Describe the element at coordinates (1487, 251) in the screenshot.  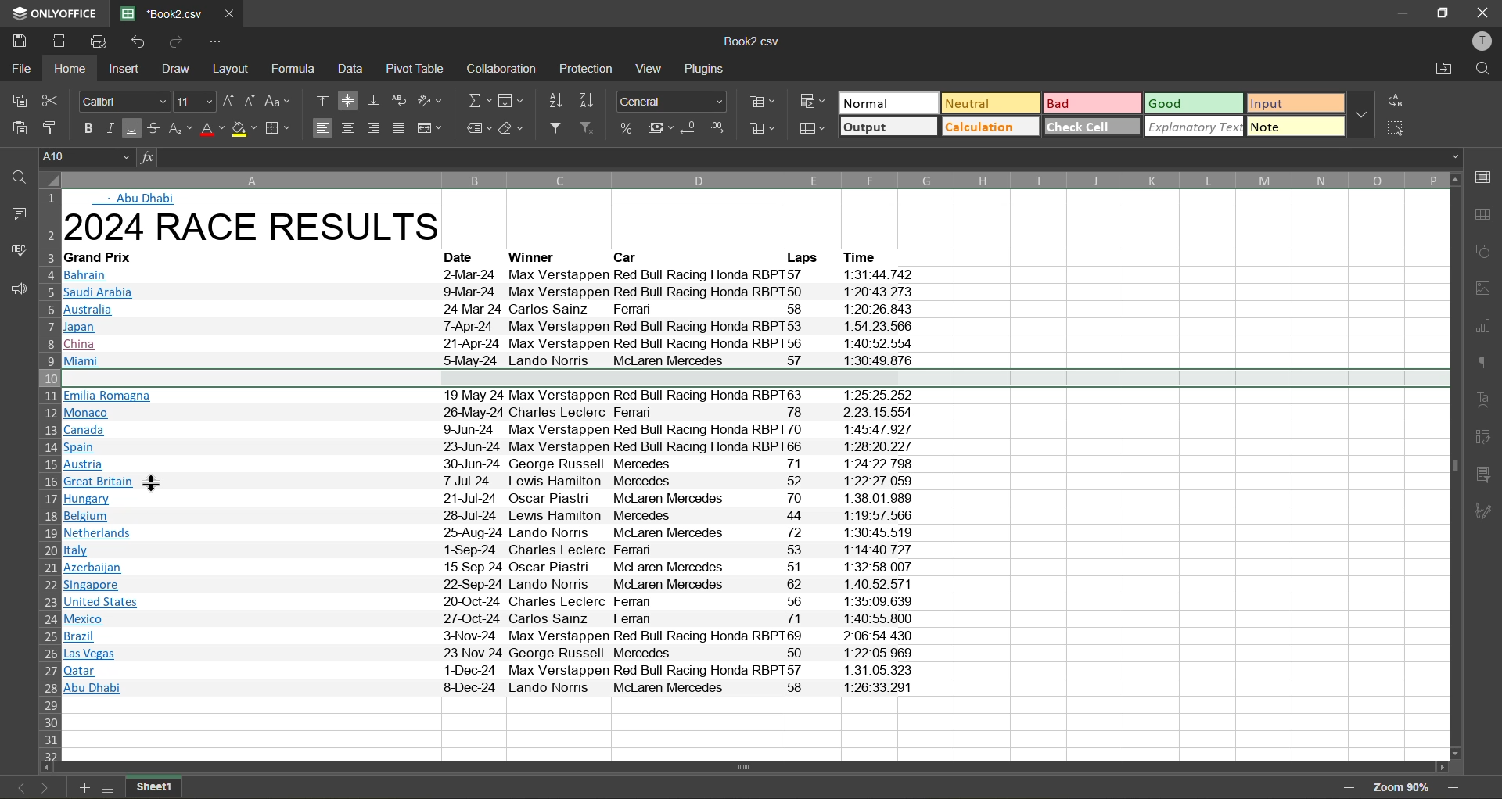
I see `shapes` at that location.